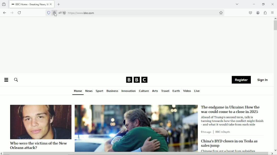 The image size is (277, 155). I want to click on Travel, so click(165, 91).